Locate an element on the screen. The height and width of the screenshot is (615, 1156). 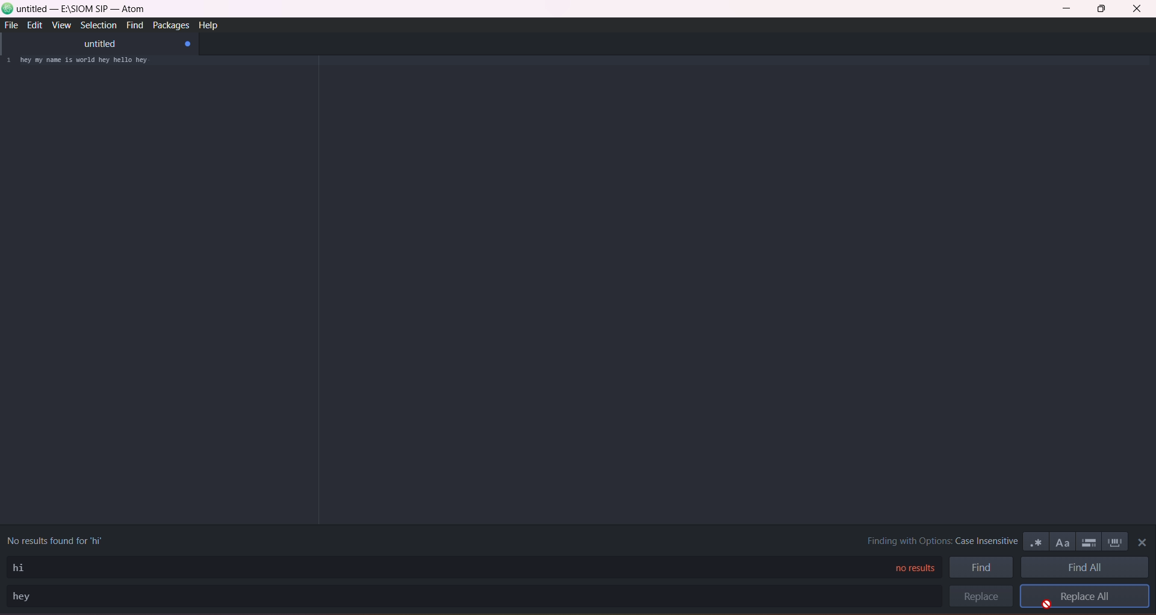
whole word is located at coordinates (1114, 541).